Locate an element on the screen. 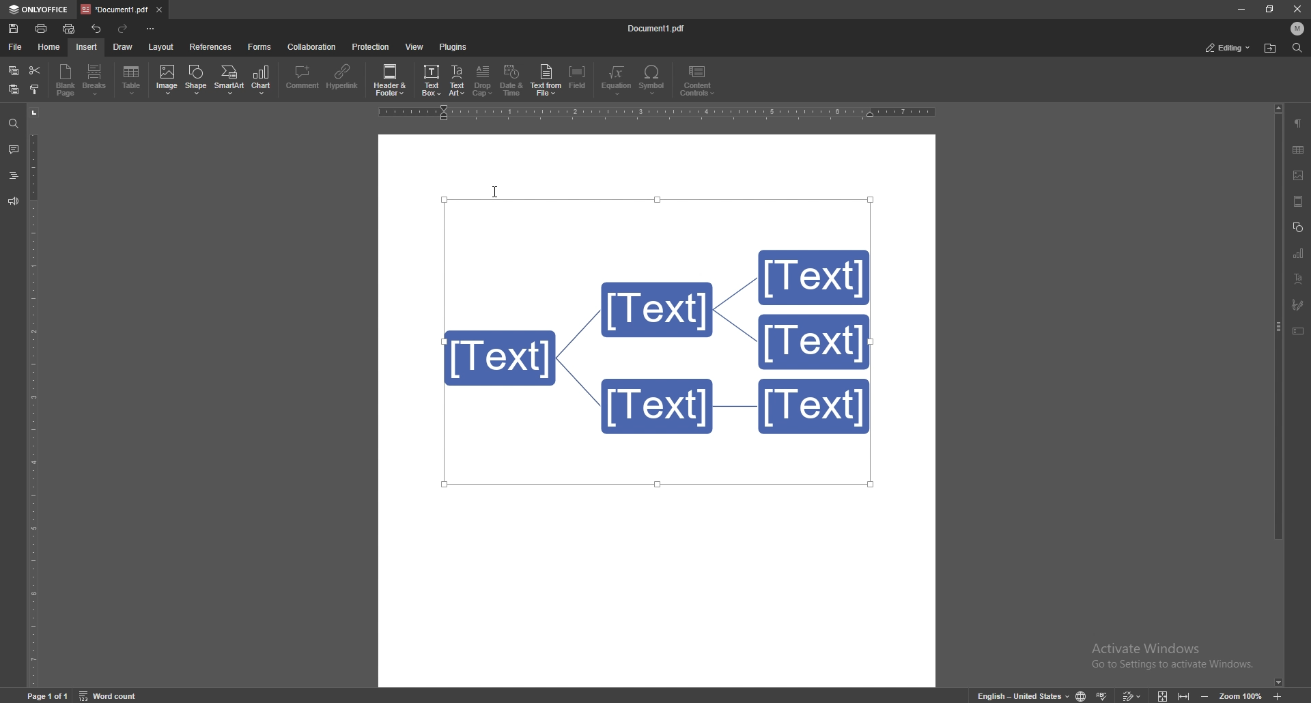  layout is located at coordinates (162, 47).